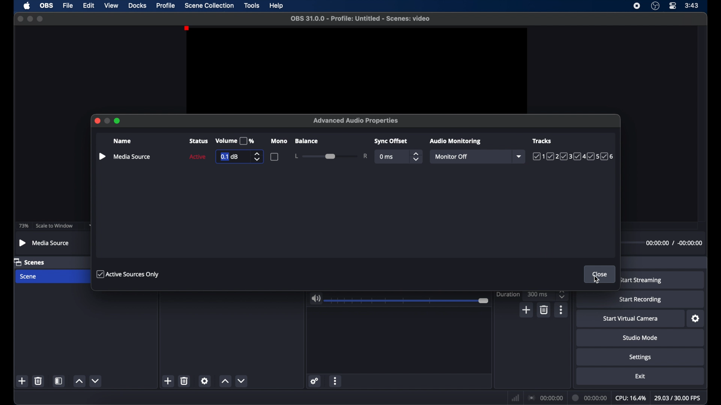 This screenshot has width=721, height=405. What do you see at coordinates (29, 277) in the screenshot?
I see `scene` at bounding box center [29, 277].